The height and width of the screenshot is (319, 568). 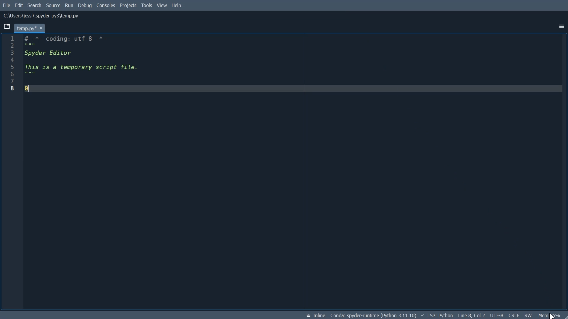 I want to click on C:\users\jessi\.spyderer-py3\temp.py, so click(x=42, y=16).